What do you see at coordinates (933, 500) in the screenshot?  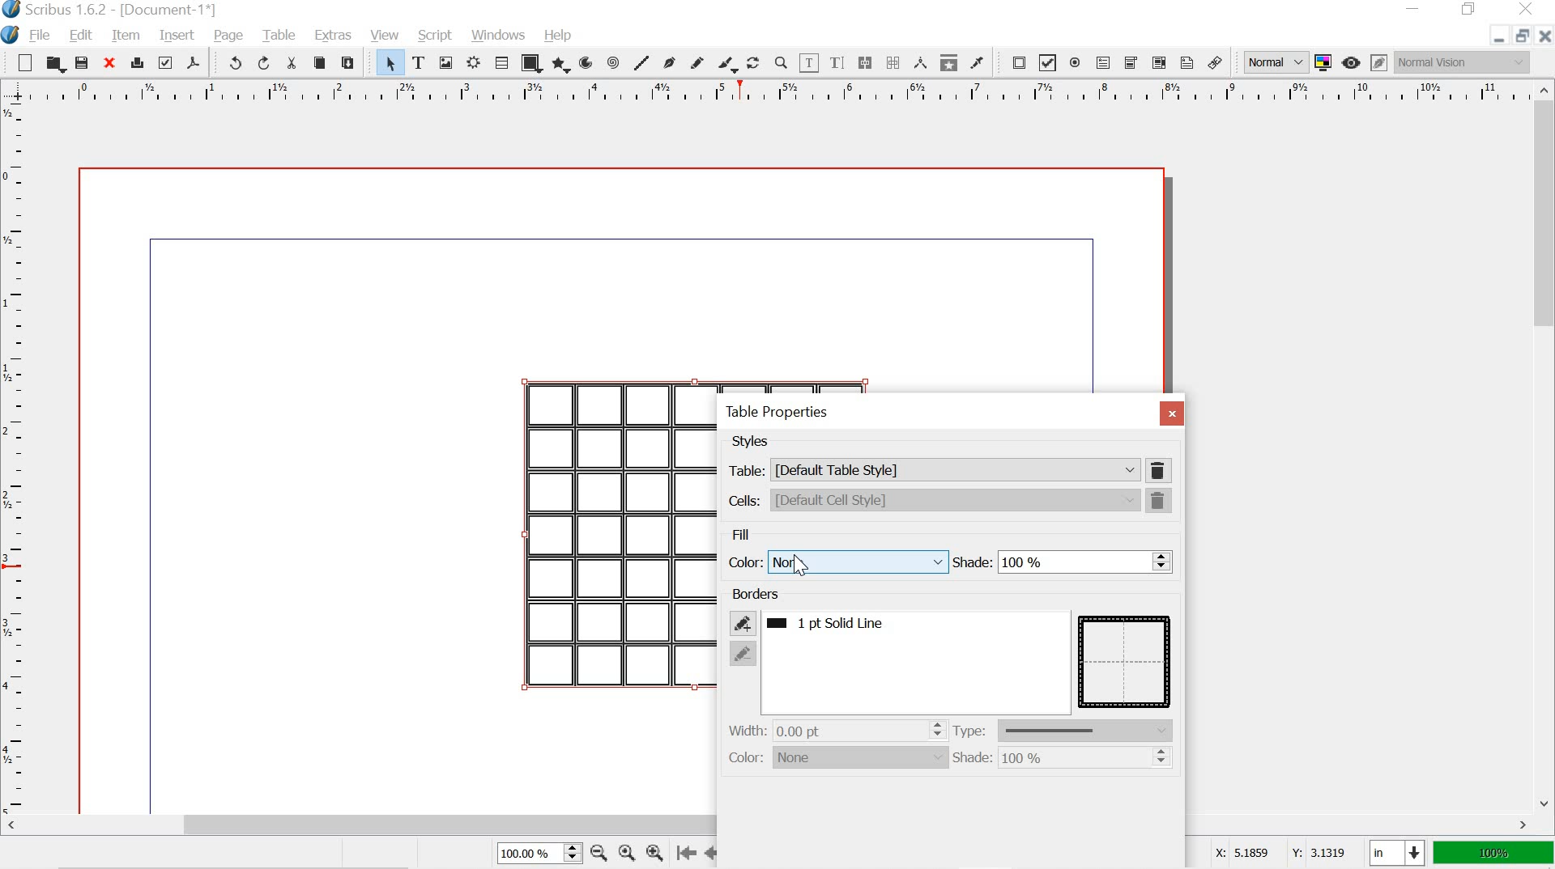 I see `cells: [Default Cell Style]` at bounding box center [933, 500].